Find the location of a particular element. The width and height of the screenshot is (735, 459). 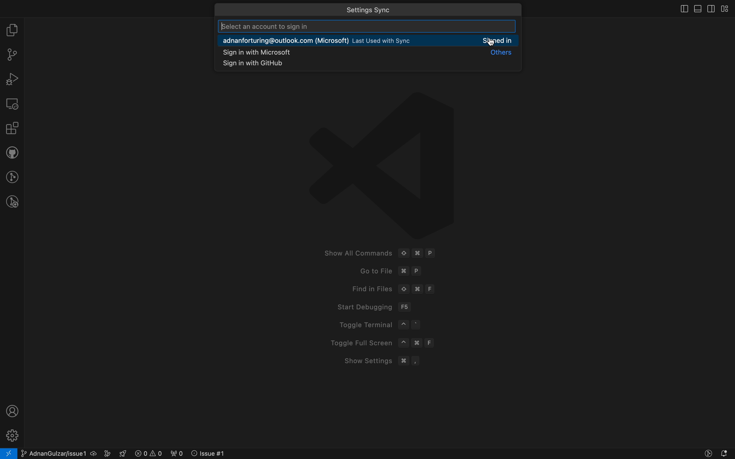

 is located at coordinates (707, 454).